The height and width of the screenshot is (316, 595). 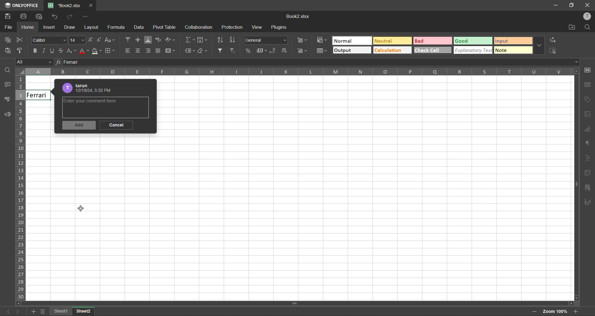 What do you see at coordinates (117, 28) in the screenshot?
I see `formula` at bounding box center [117, 28].